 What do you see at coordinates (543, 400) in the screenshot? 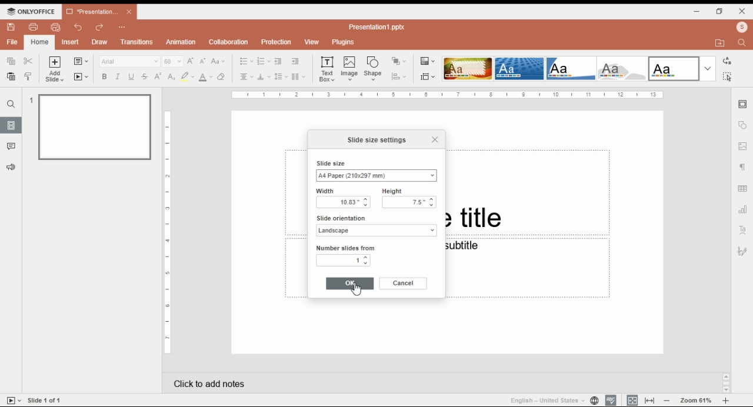
I see `English - United States` at bounding box center [543, 400].